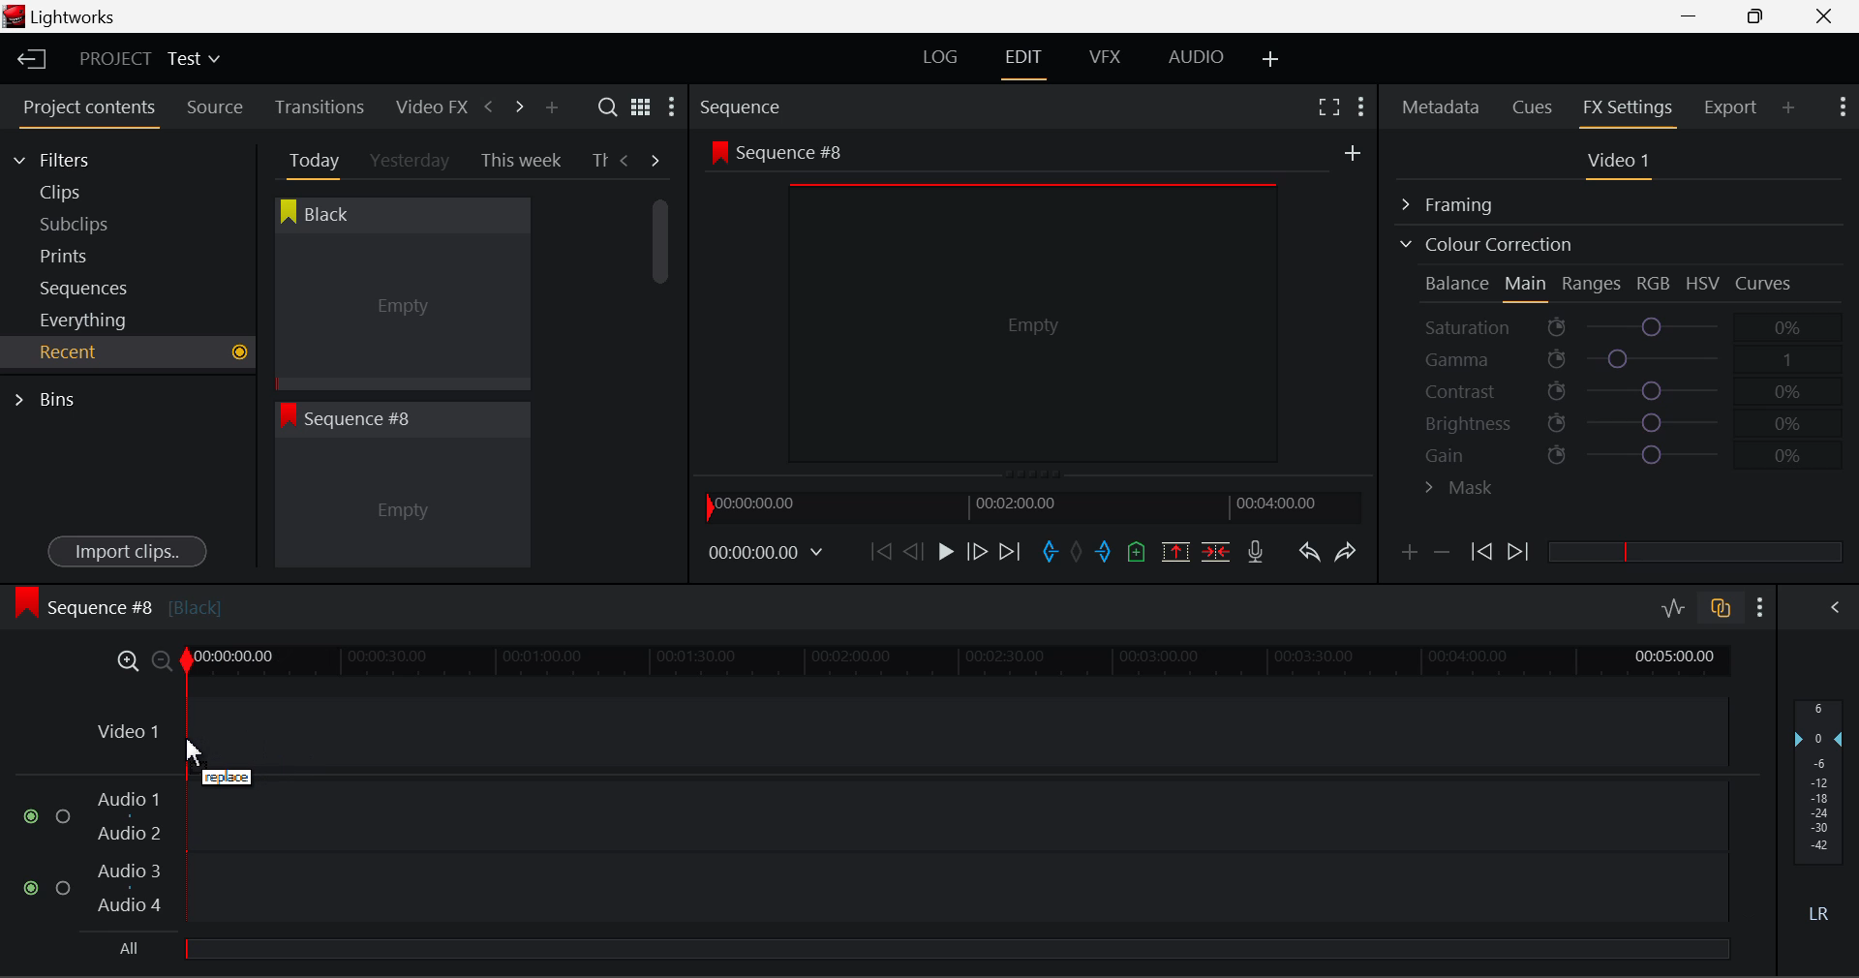  Describe the element at coordinates (959, 662) in the screenshot. I see `Project Timeline` at that location.